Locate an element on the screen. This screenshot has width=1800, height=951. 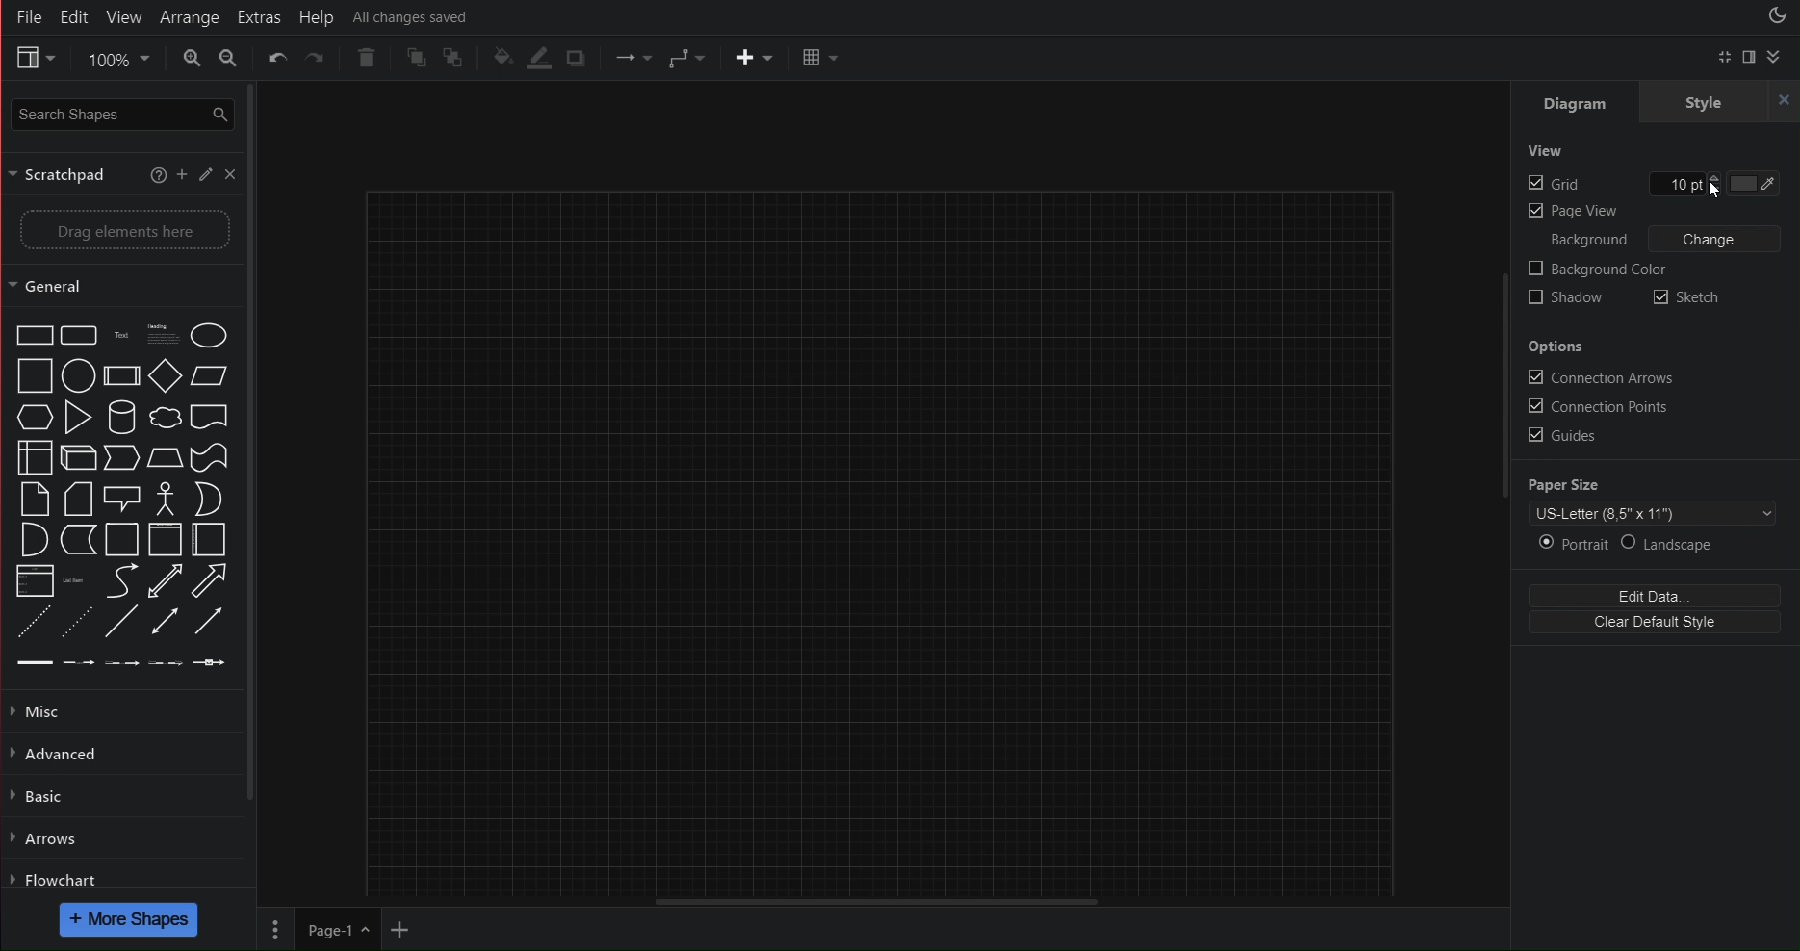
Arrange is located at coordinates (189, 15).